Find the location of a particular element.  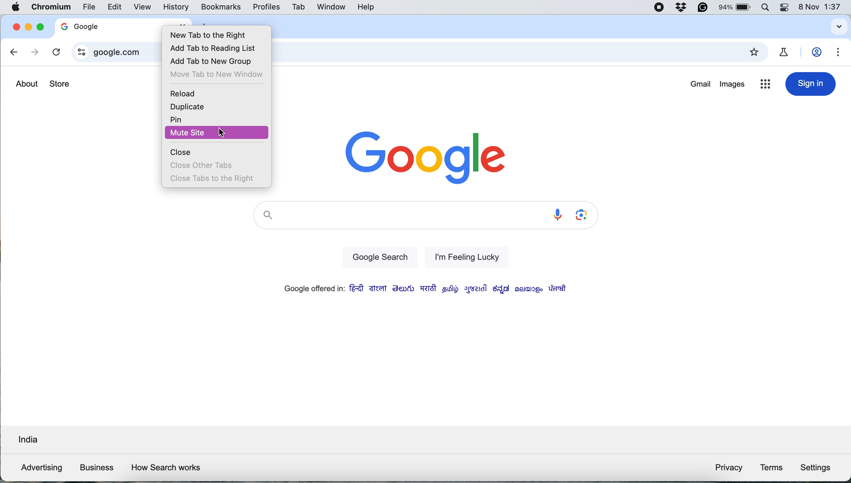

bookmark is located at coordinates (756, 52).